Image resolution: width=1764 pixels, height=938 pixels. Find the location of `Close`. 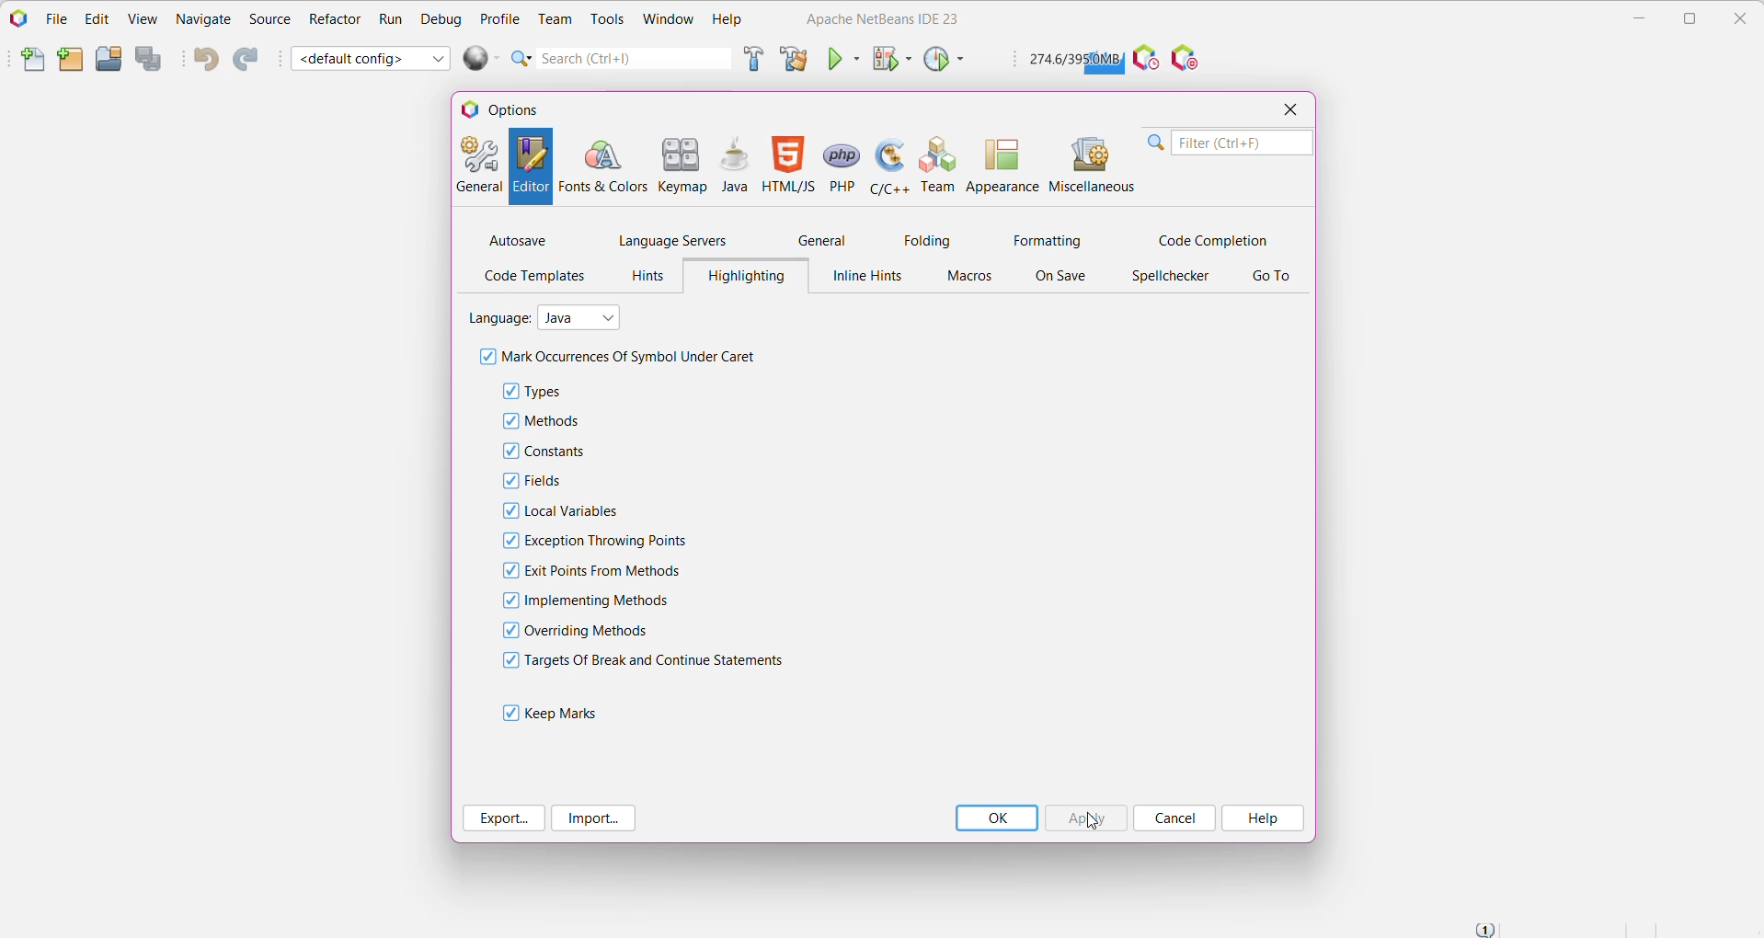

Close is located at coordinates (1744, 19).